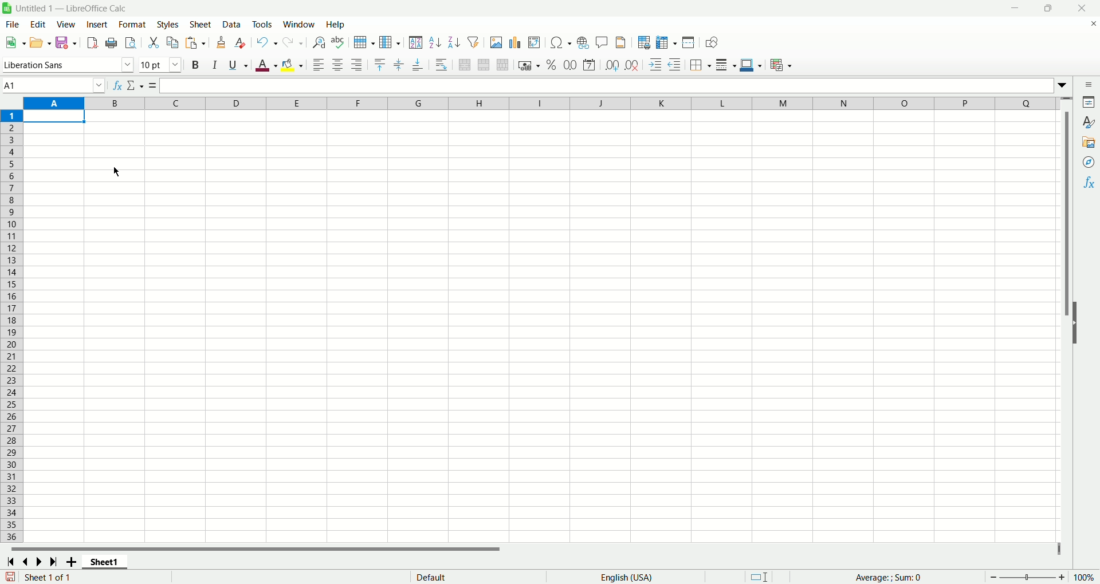 Image resolution: width=1100 pixels, height=584 pixels. I want to click on formula bar, so click(607, 86).